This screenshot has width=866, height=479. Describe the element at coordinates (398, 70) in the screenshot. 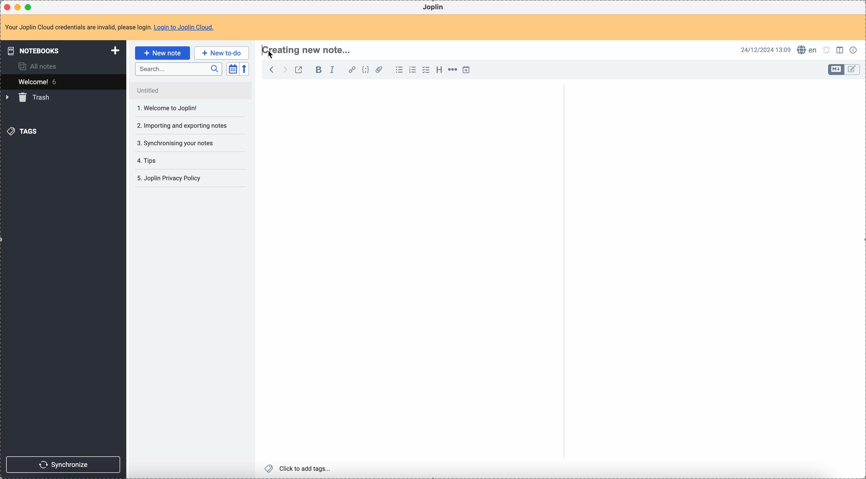

I see `bulleted list` at that location.